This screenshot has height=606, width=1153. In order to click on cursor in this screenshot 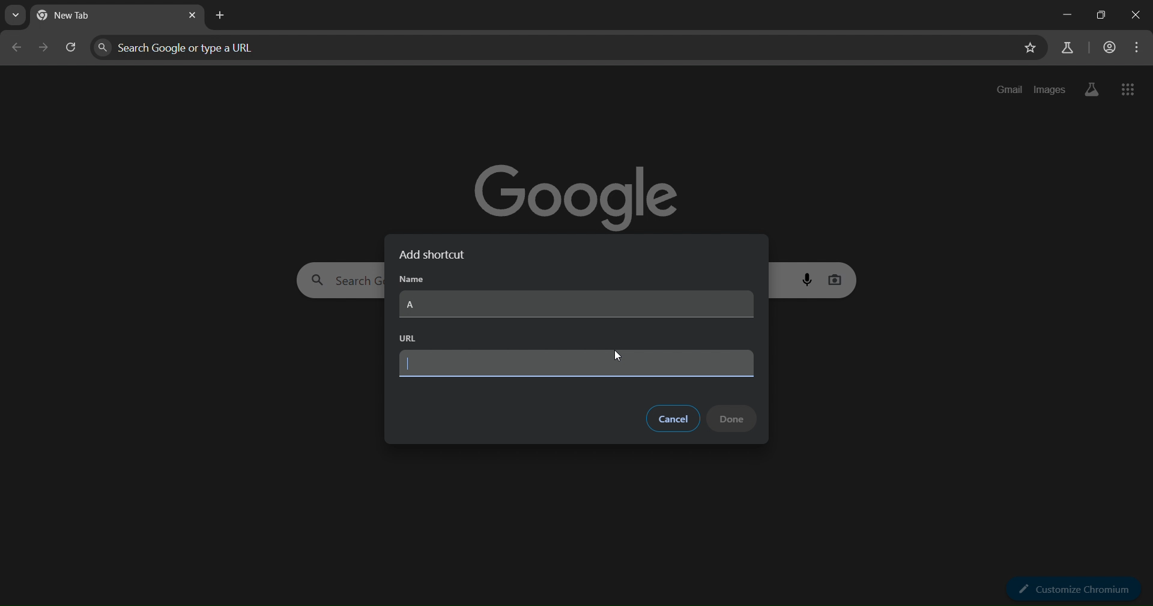, I will do `click(617, 357)`.